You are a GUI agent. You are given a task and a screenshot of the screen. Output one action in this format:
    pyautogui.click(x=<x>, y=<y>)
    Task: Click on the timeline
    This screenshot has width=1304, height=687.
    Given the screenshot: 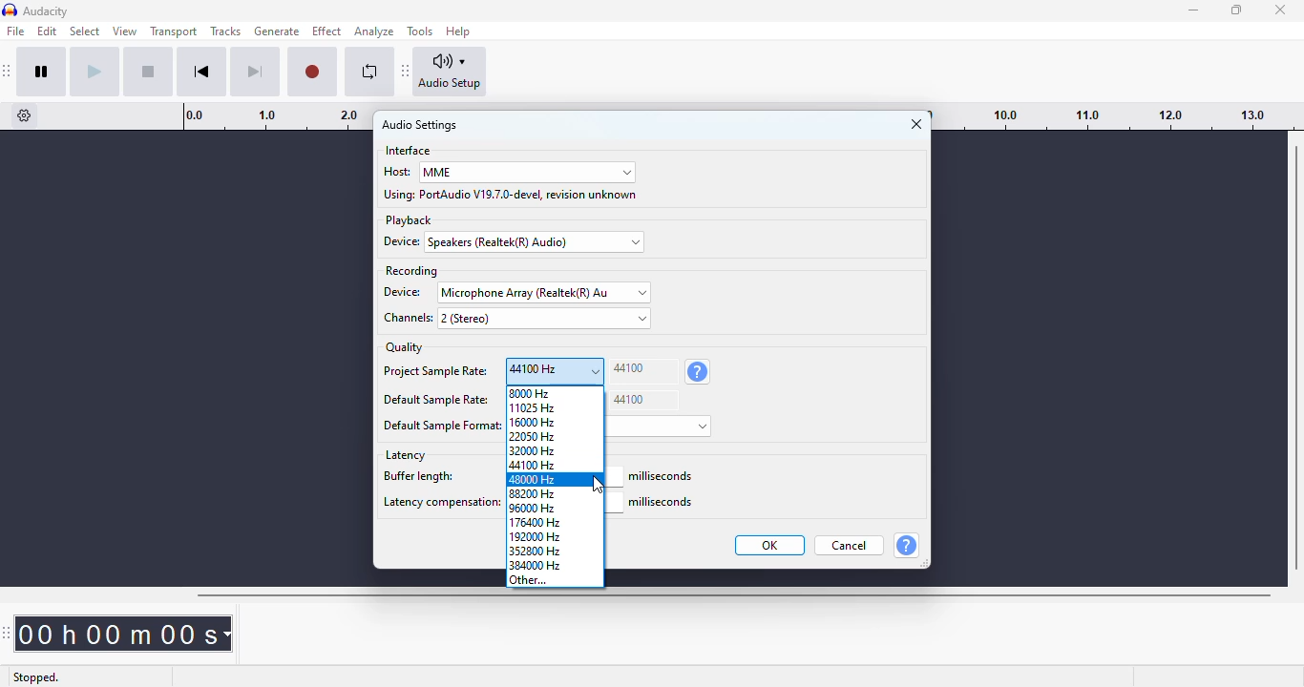 What is the action you would take?
    pyautogui.click(x=1118, y=115)
    